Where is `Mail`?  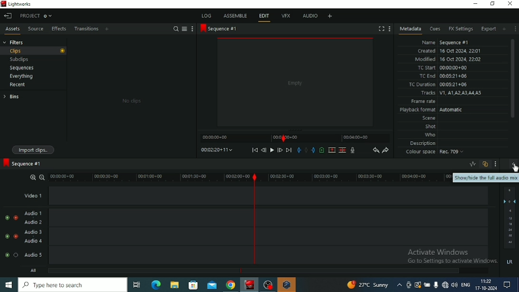 Mail is located at coordinates (212, 285).